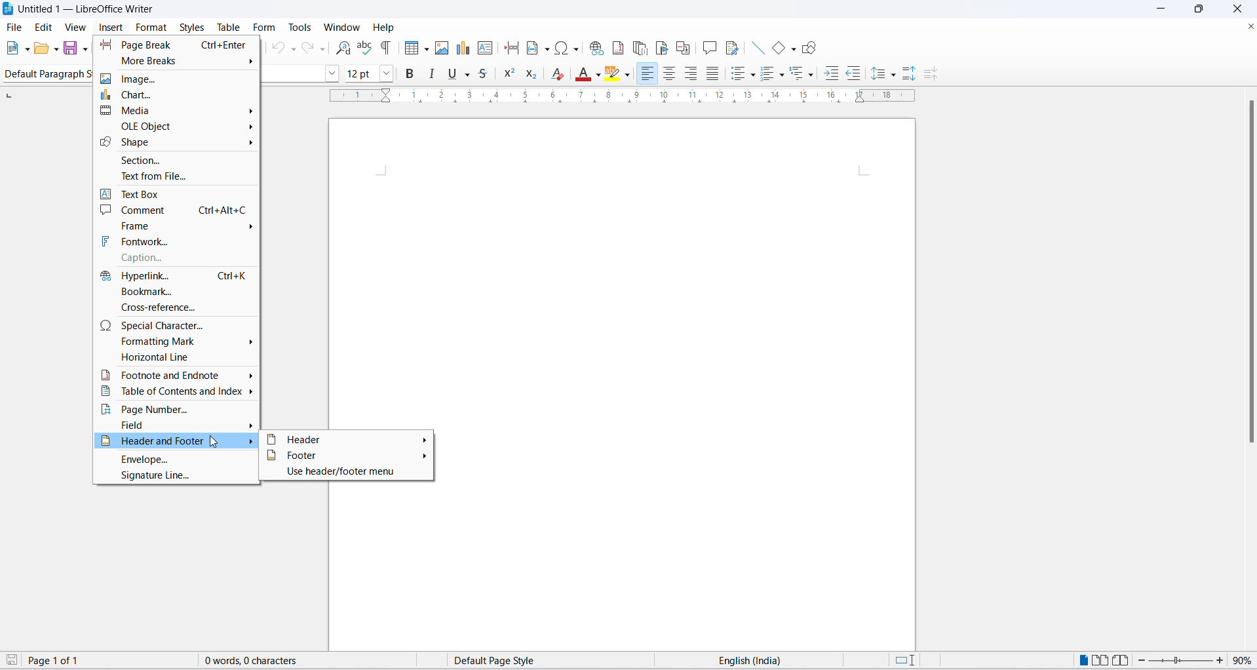  I want to click on text align center, so click(672, 75).